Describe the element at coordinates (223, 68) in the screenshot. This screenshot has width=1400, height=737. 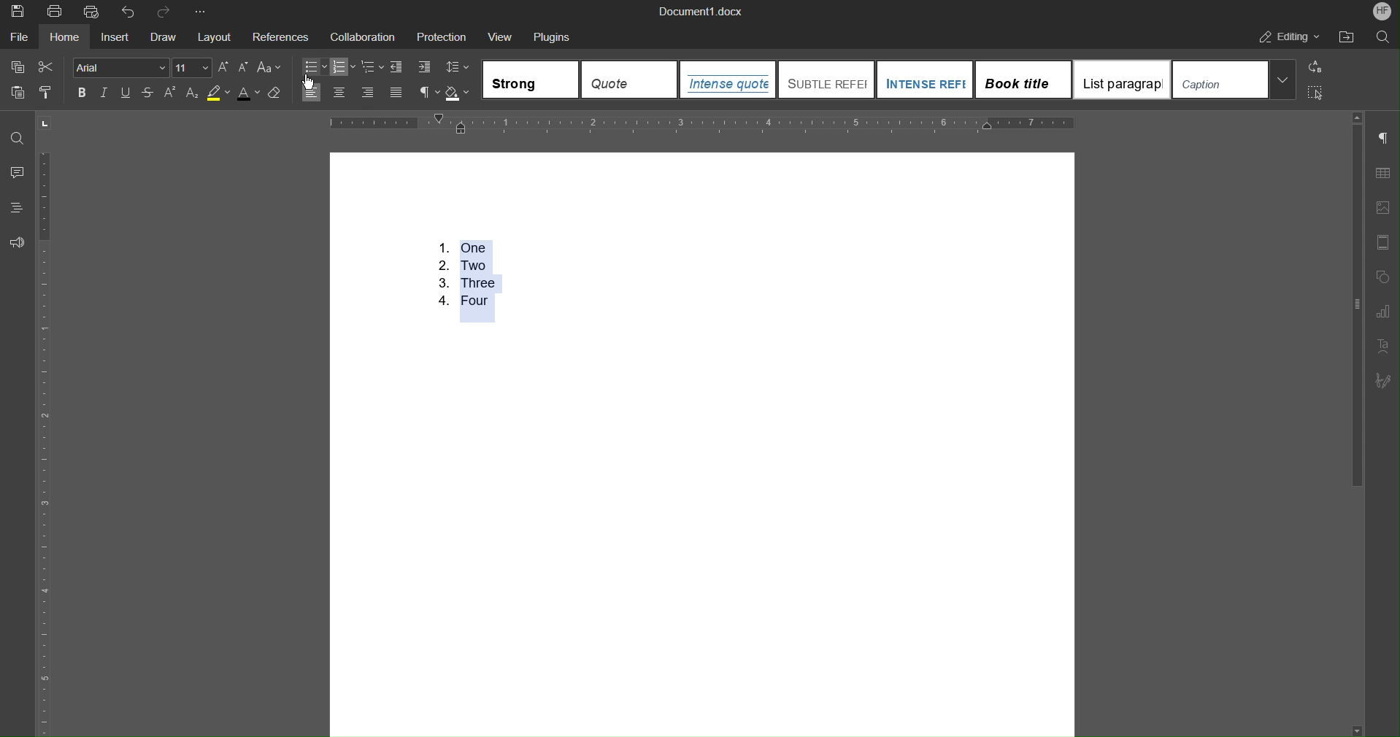
I see `Increase Size` at that location.